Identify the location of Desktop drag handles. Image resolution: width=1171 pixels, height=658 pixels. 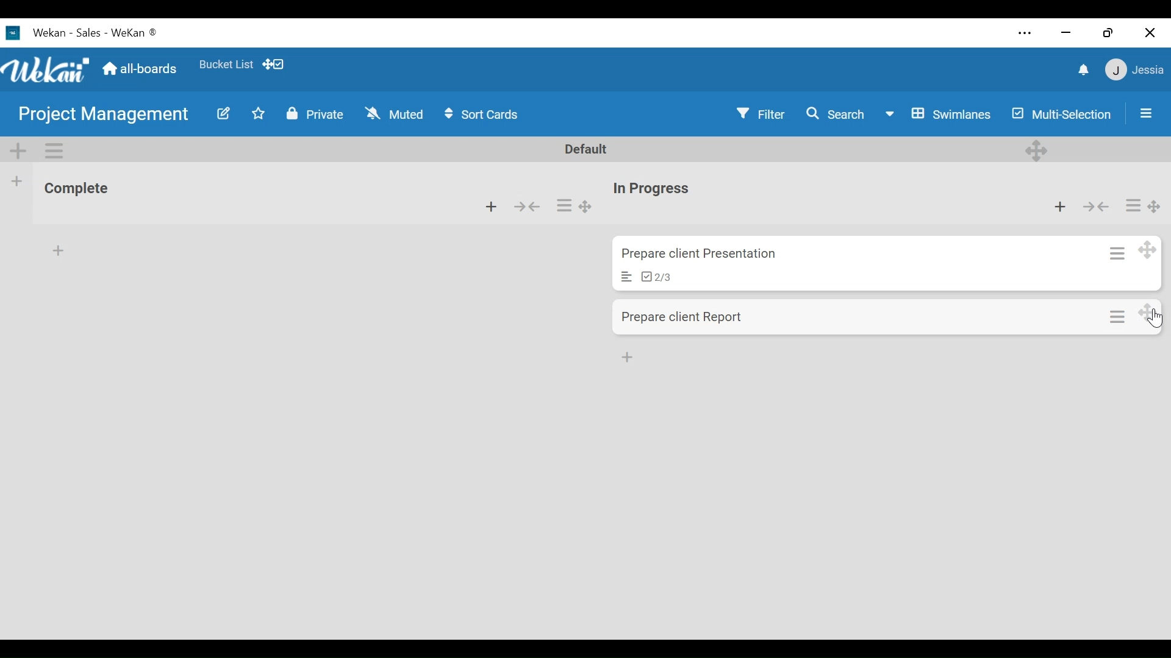
(586, 207).